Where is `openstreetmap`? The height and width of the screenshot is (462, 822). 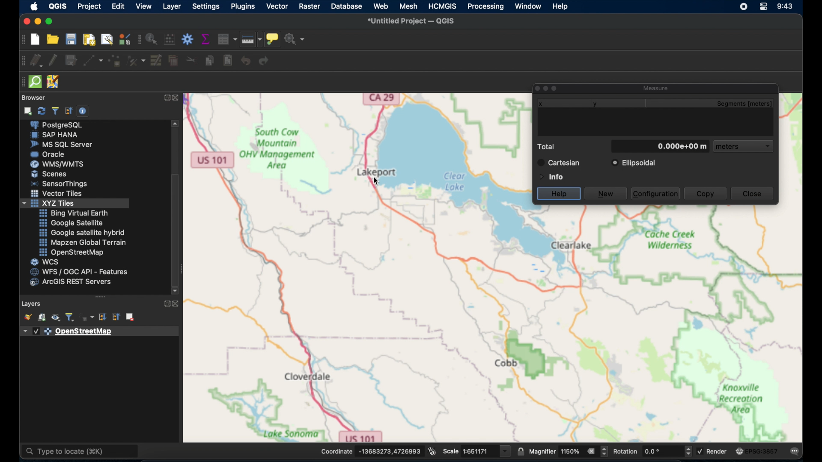
openstreetmap is located at coordinates (71, 253).